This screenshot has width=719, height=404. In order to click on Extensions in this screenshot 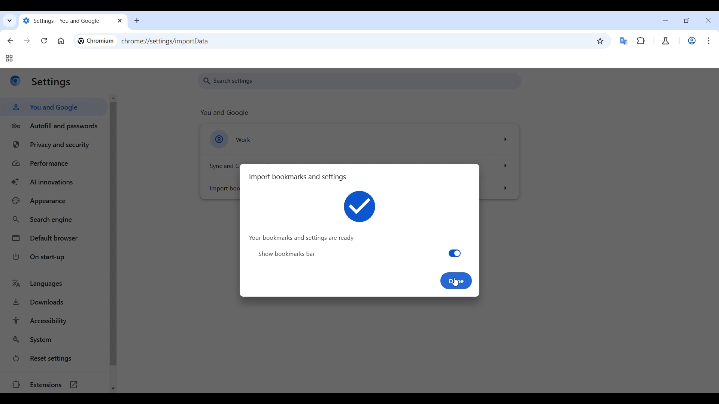, I will do `click(55, 384)`.